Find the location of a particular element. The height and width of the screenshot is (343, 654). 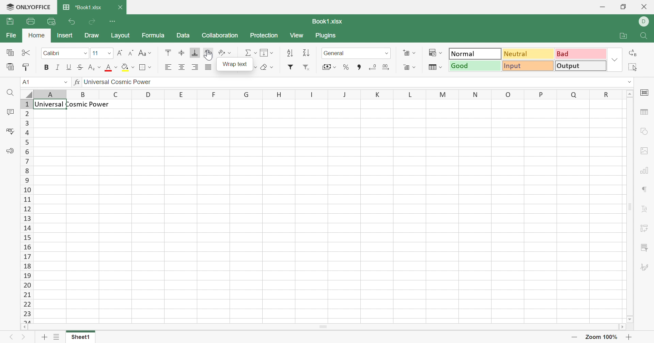

Wrap Text is located at coordinates (236, 66).